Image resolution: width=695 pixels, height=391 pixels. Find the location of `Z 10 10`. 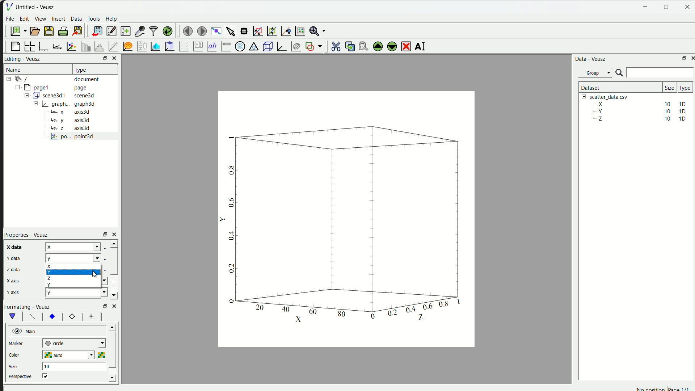

Z 10 10 is located at coordinates (640, 119).